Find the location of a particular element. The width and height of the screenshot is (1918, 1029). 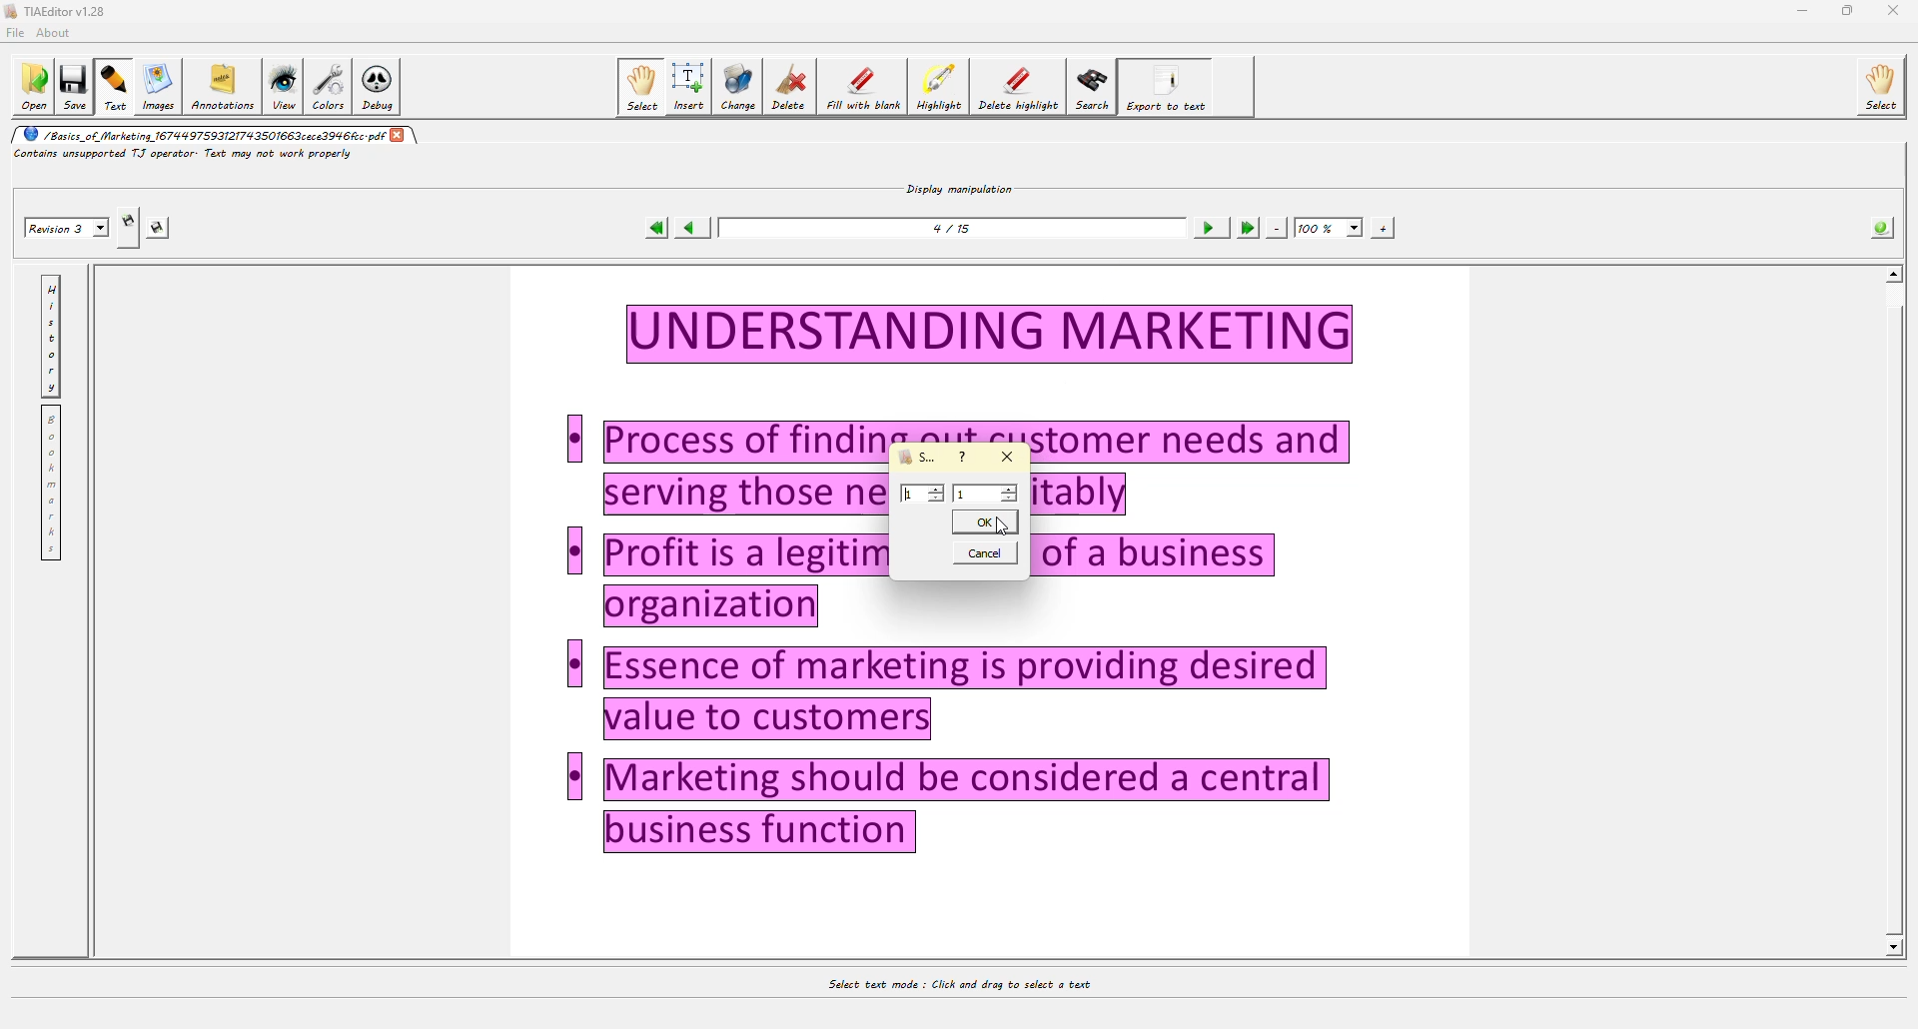

? is located at coordinates (965, 458).